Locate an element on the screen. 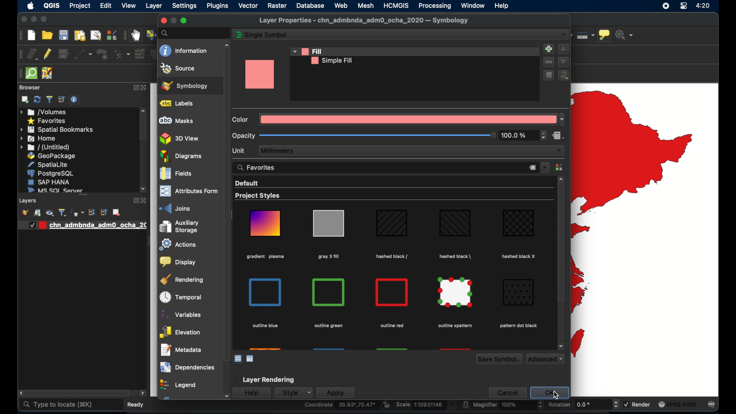  unit is located at coordinates (240, 150).